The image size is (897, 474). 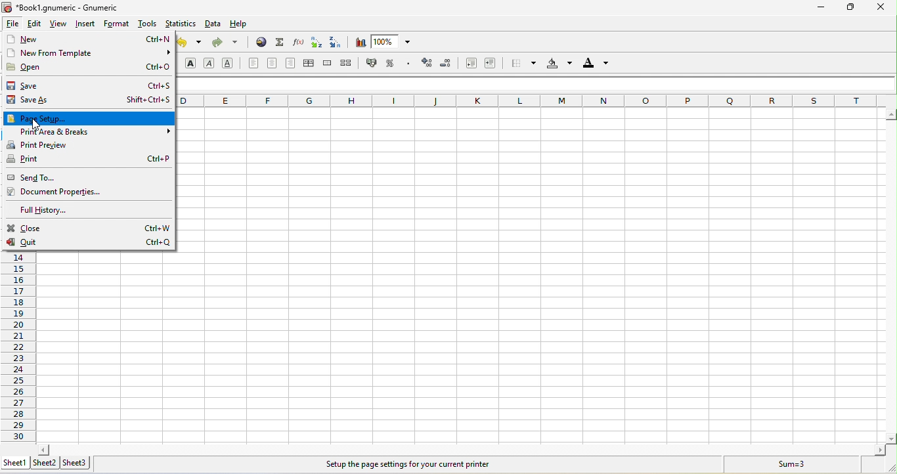 What do you see at coordinates (89, 118) in the screenshot?
I see `page set up` at bounding box center [89, 118].